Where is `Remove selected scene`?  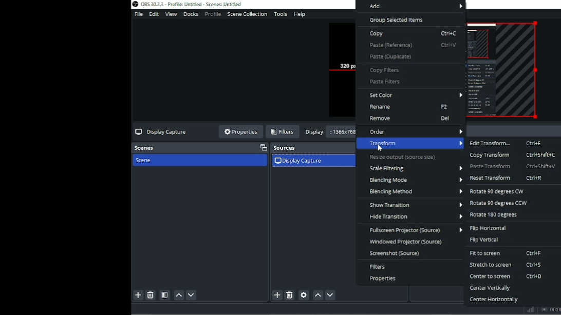
Remove selected scene is located at coordinates (151, 296).